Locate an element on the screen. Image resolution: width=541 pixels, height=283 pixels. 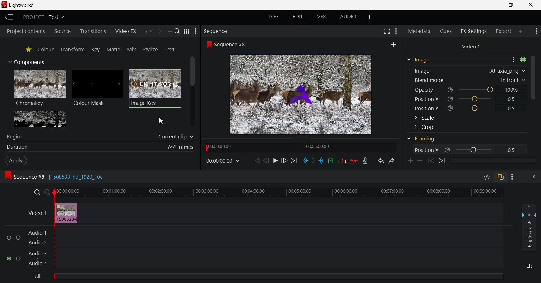
00:00:00:00 is located at coordinates (220, 147).